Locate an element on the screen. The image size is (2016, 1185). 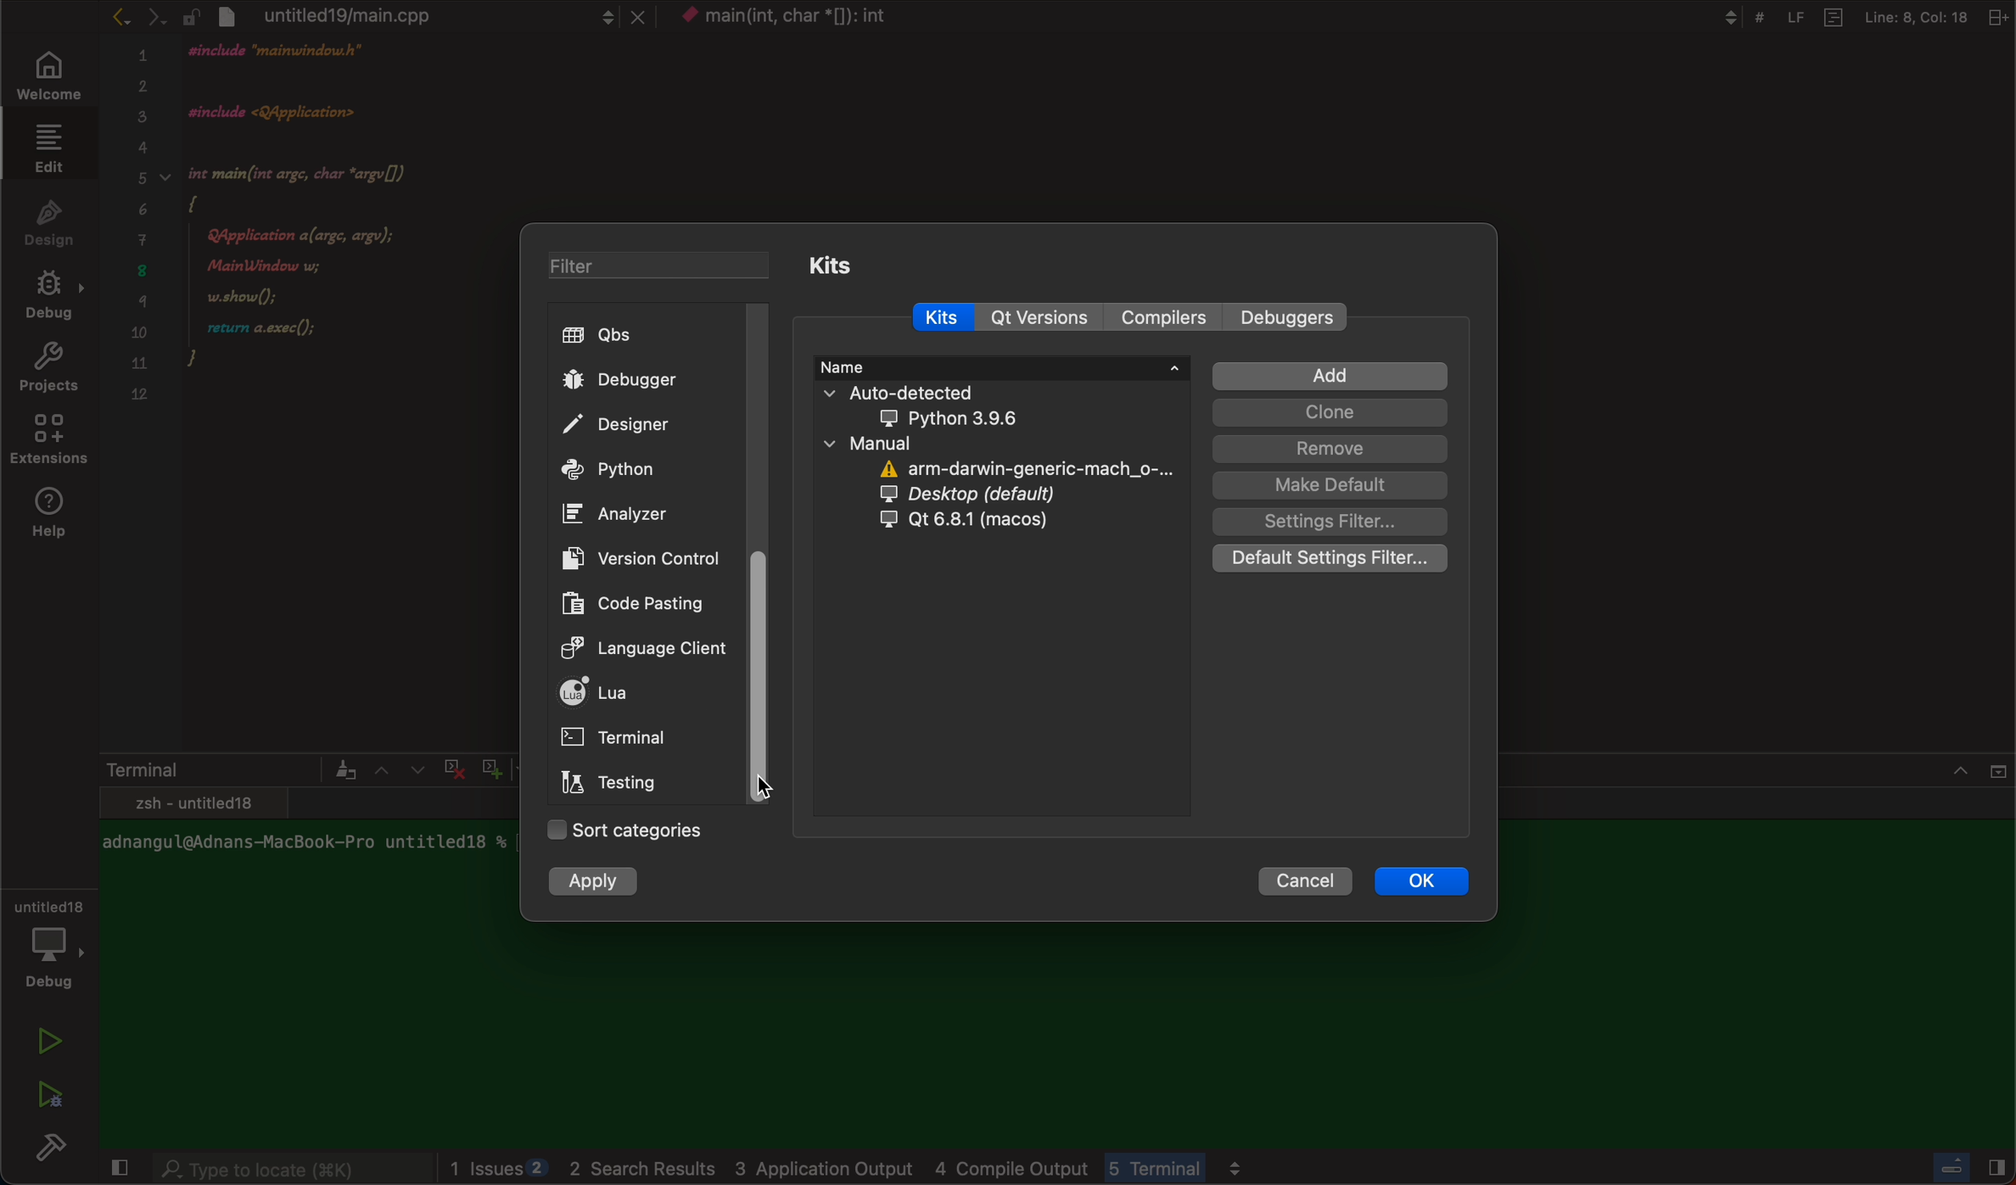
remove is located at coordinates (1330, 449).